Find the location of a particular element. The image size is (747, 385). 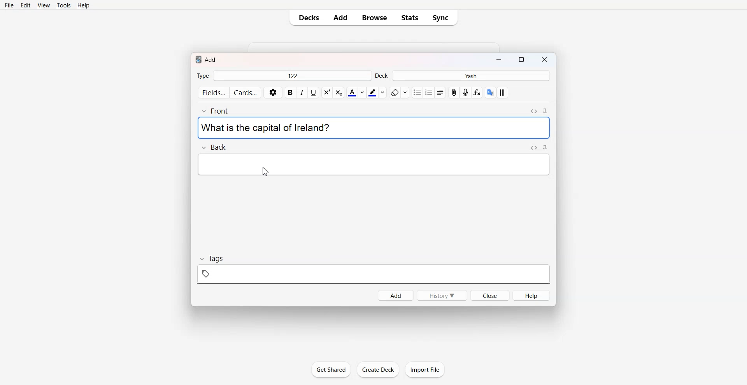

Add is located at coordinates (395, 295).